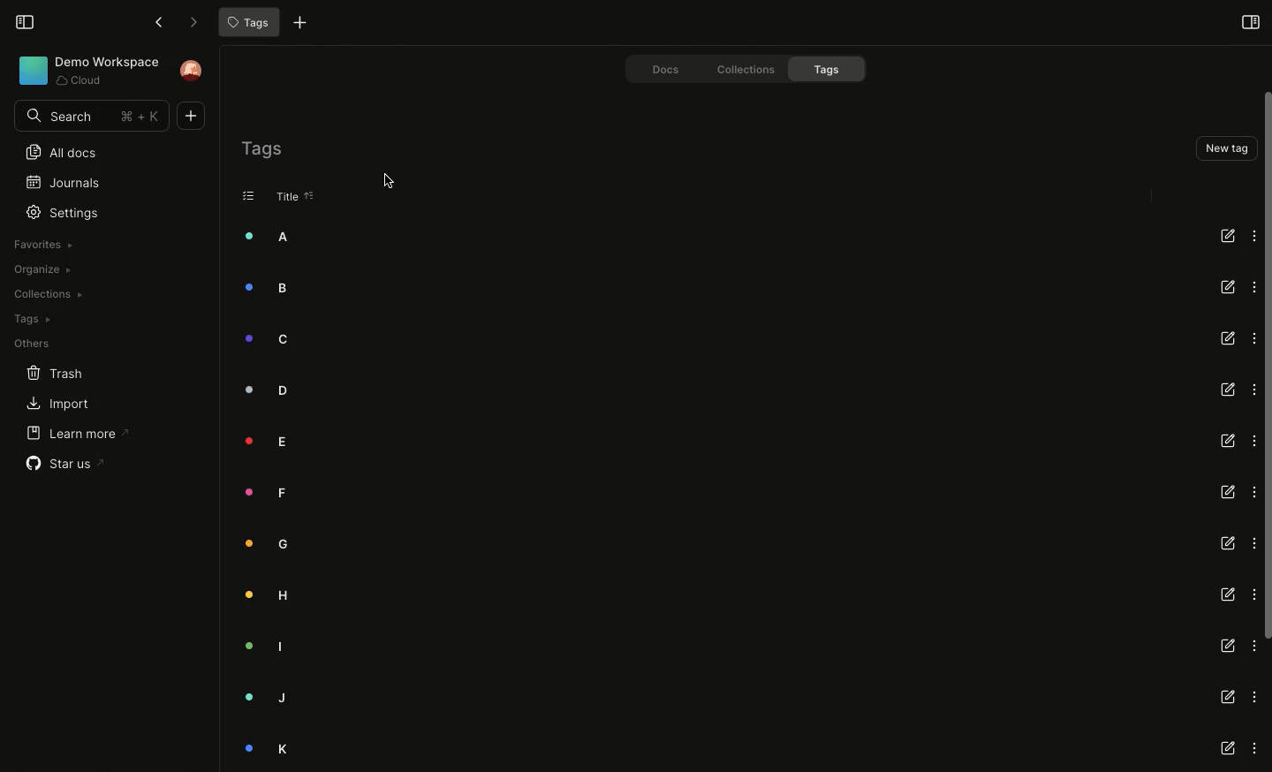 This screenshot has height=772, width=1272. I want to click on E, so click(270, 441).